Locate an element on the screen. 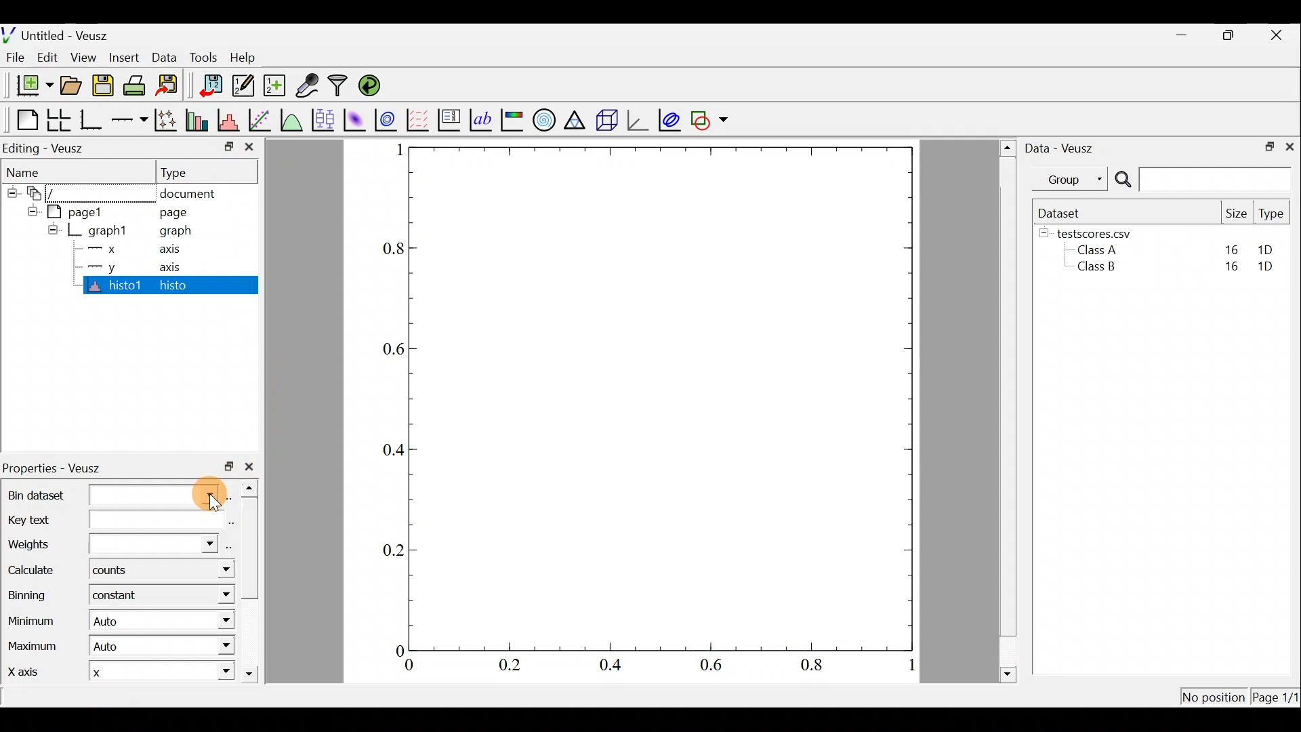 The width and height of the screenshot is (1301, 732). Insert is located at coordinates (121, 56).